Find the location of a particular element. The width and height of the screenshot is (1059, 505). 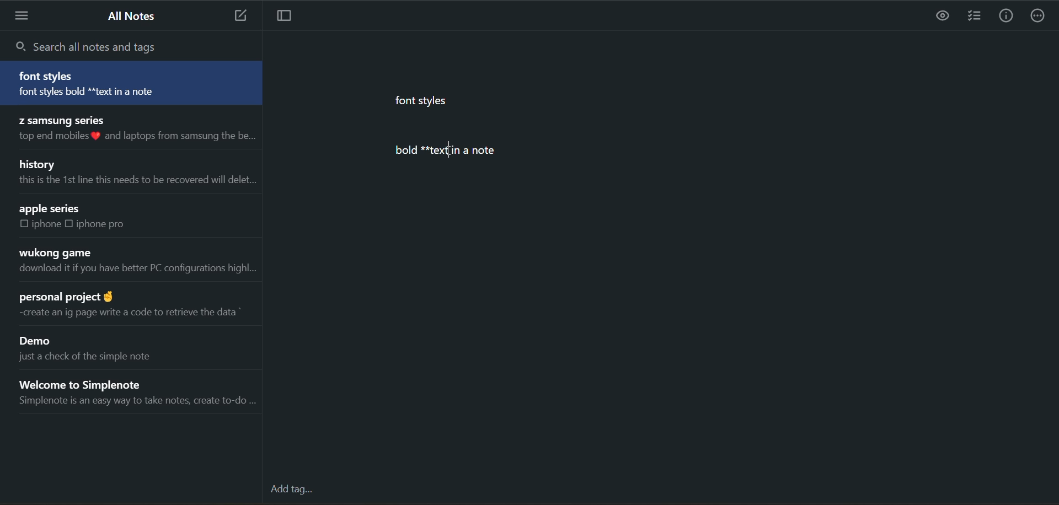

info is located at coordinates (1005, 17).